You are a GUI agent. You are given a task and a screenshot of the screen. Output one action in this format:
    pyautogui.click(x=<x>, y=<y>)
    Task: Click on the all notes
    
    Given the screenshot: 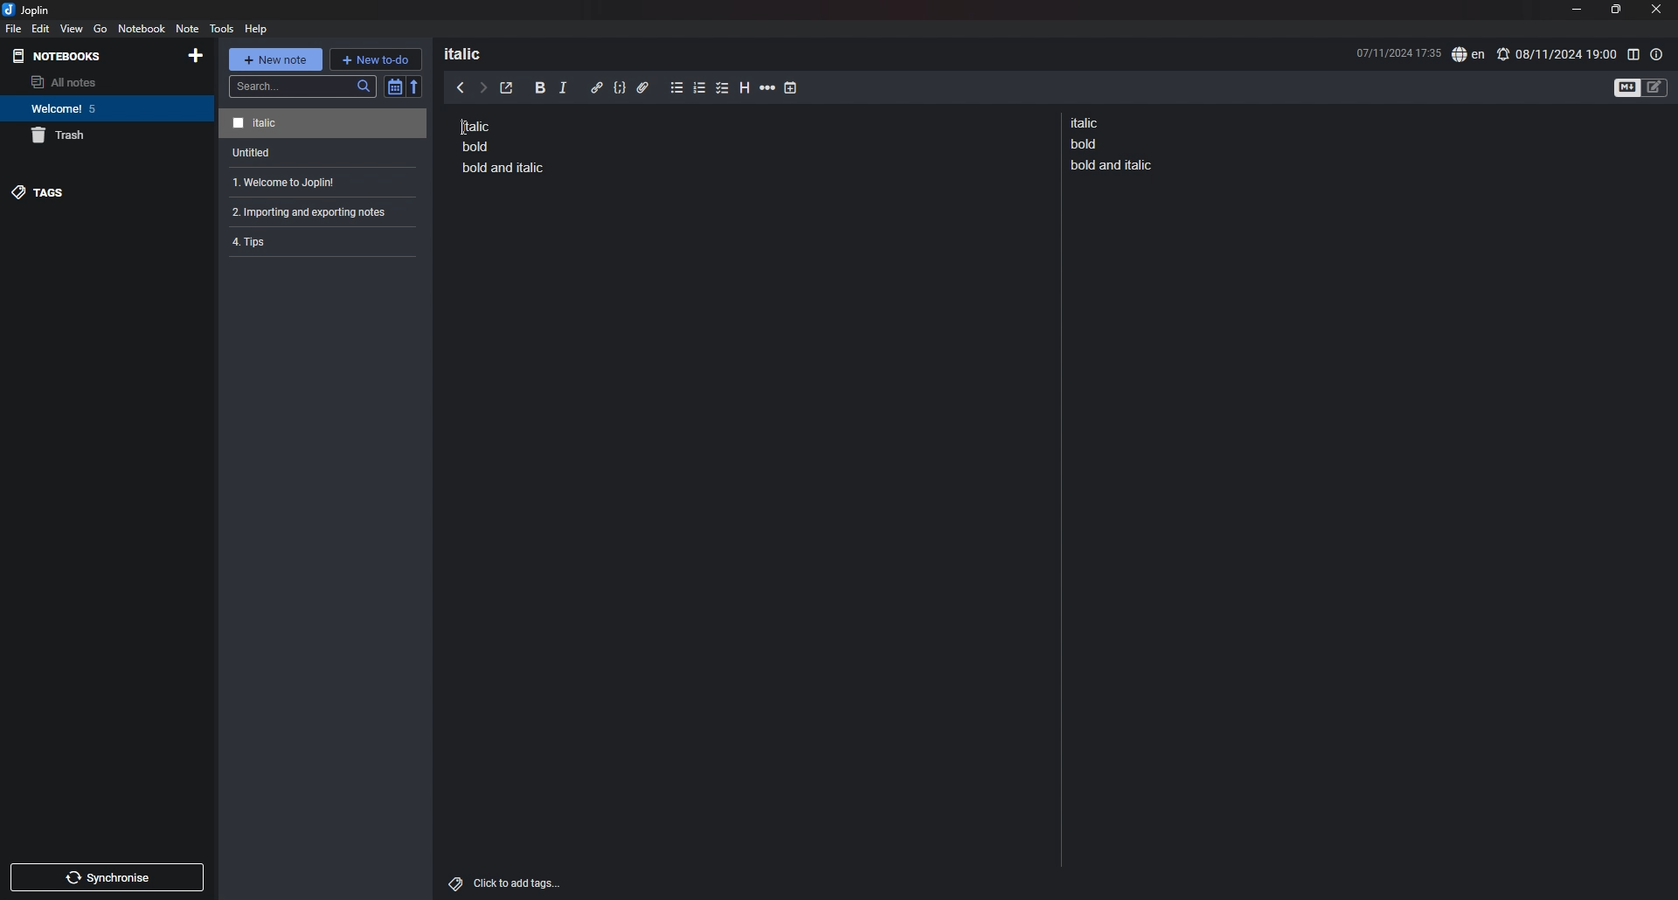 What is the action you would take?
    pyautogui.click(x=102, y=82)
    